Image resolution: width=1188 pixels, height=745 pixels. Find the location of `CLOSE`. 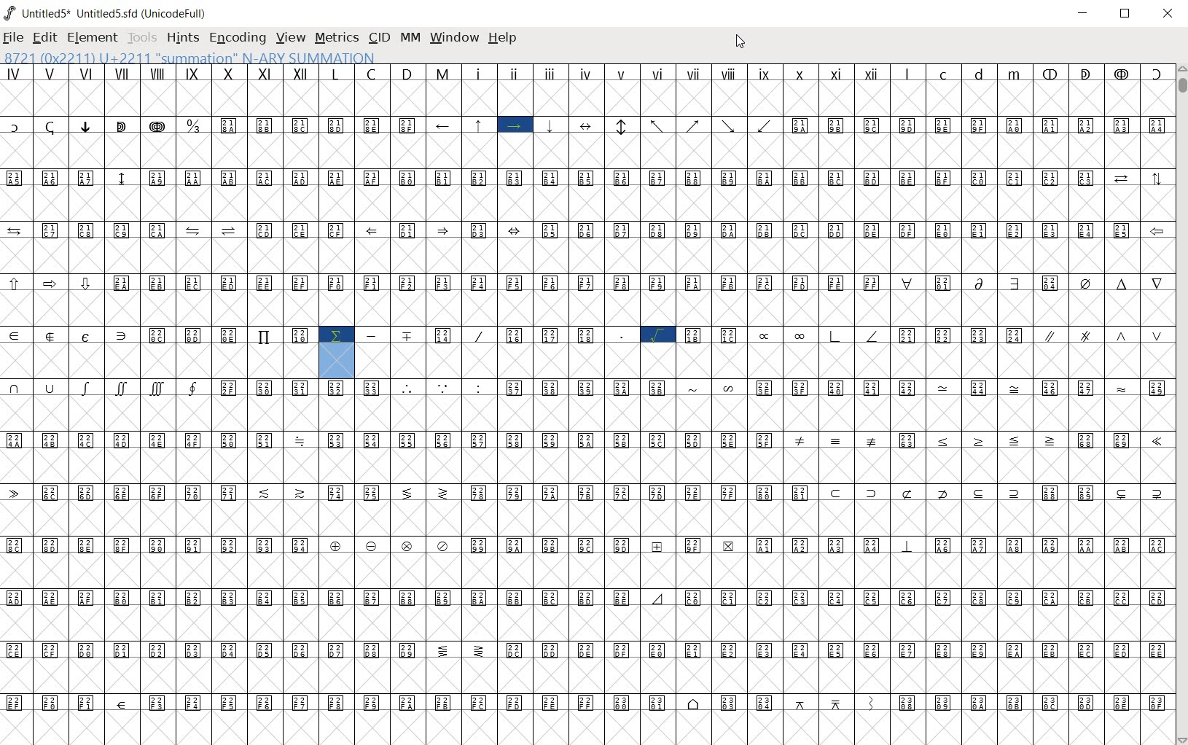

CLOSE is located at coordinates (1168, 15).